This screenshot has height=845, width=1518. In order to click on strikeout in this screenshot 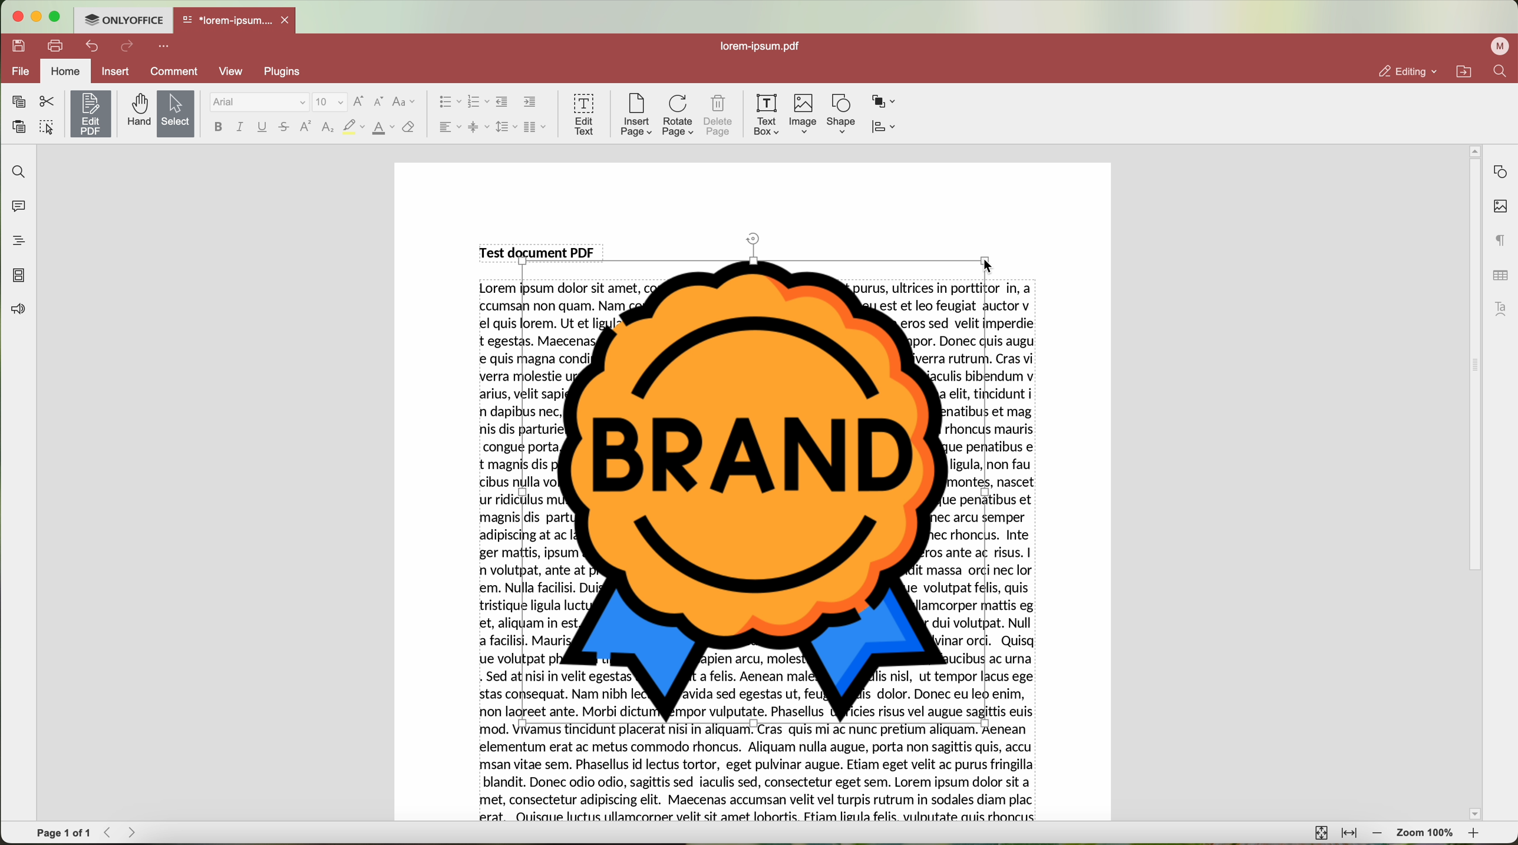, I will do `click(285, 128)`.